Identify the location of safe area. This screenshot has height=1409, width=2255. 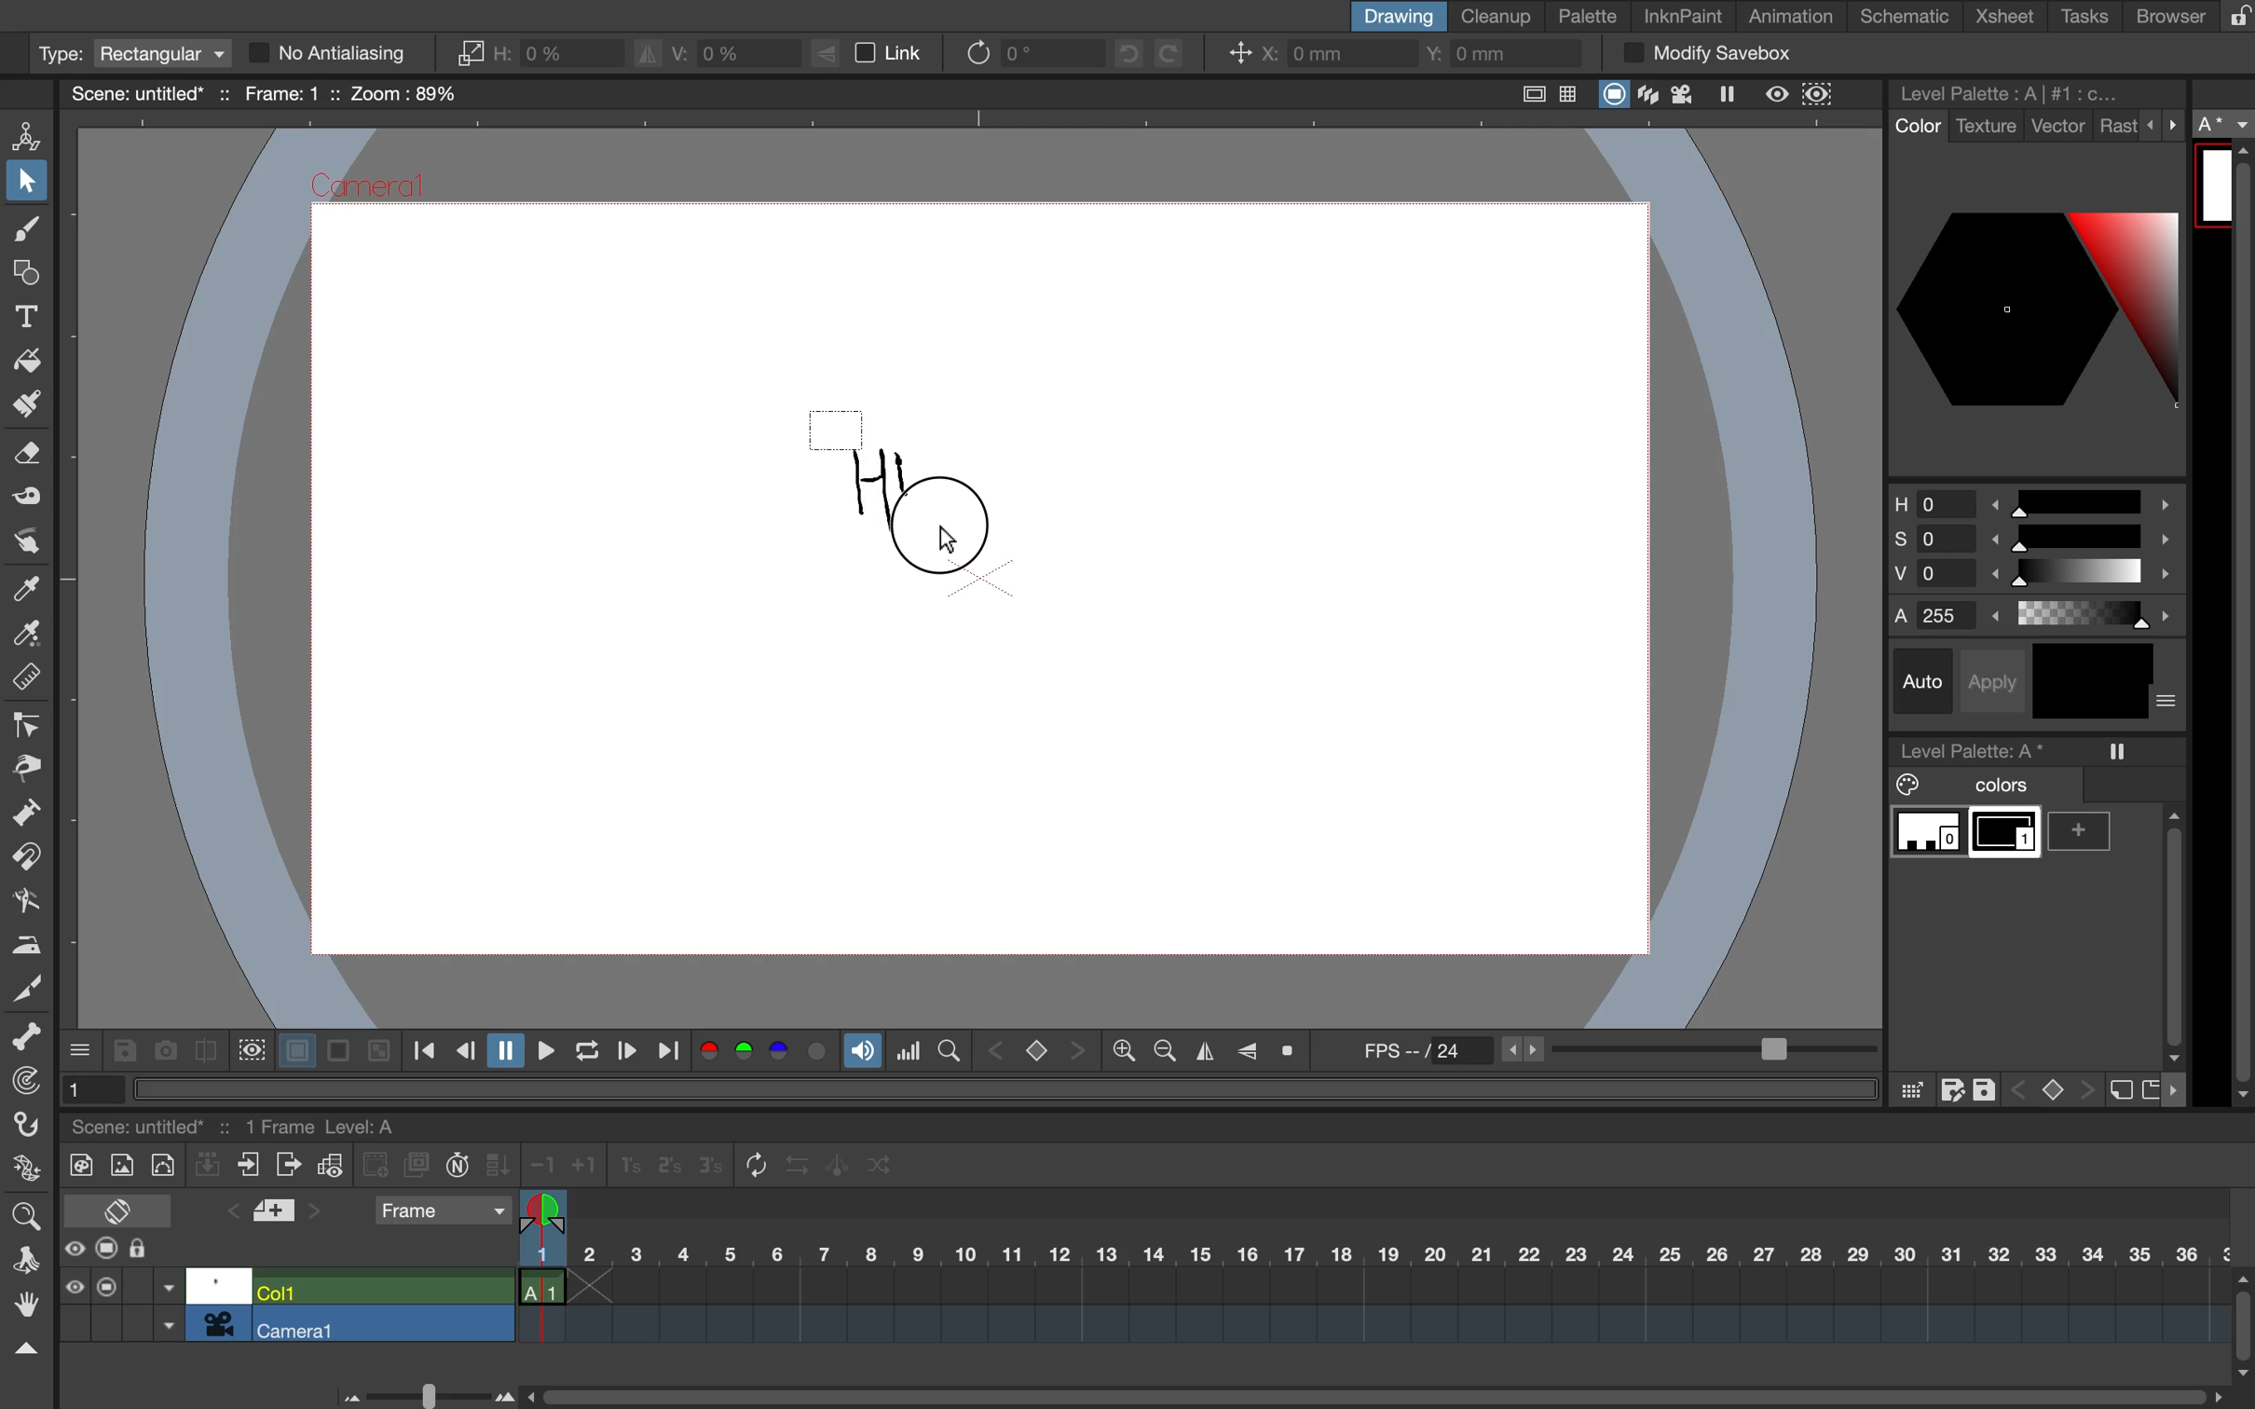
(1528, 90).